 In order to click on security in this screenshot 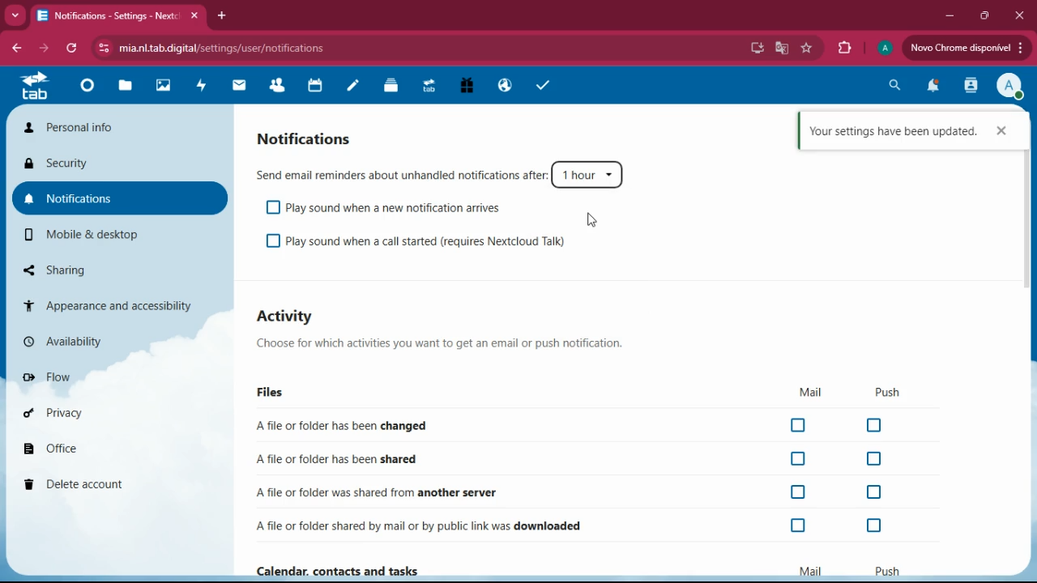, I will do `click(117, 165)`.